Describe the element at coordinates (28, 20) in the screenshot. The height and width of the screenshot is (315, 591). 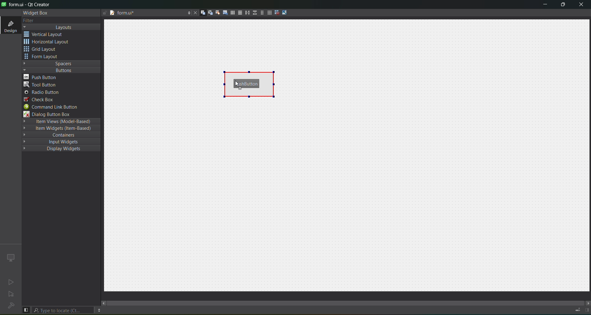
I see `filter` at that location.